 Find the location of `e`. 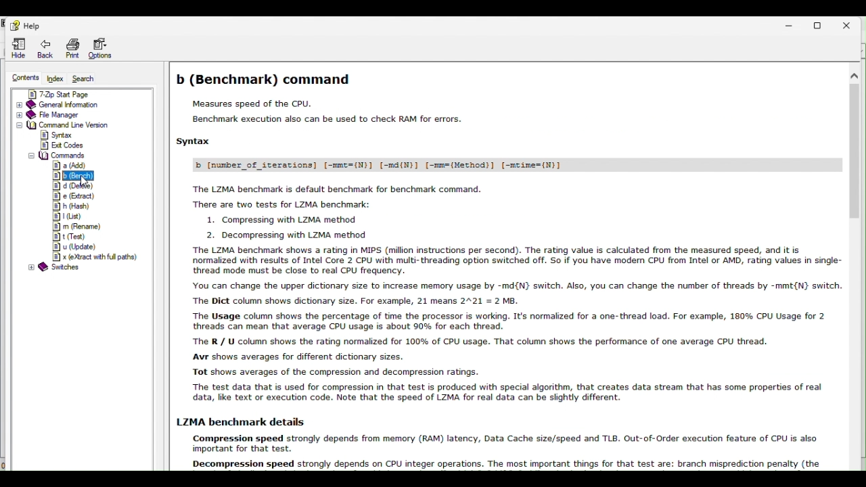

e is located at coordinates (73, 196).